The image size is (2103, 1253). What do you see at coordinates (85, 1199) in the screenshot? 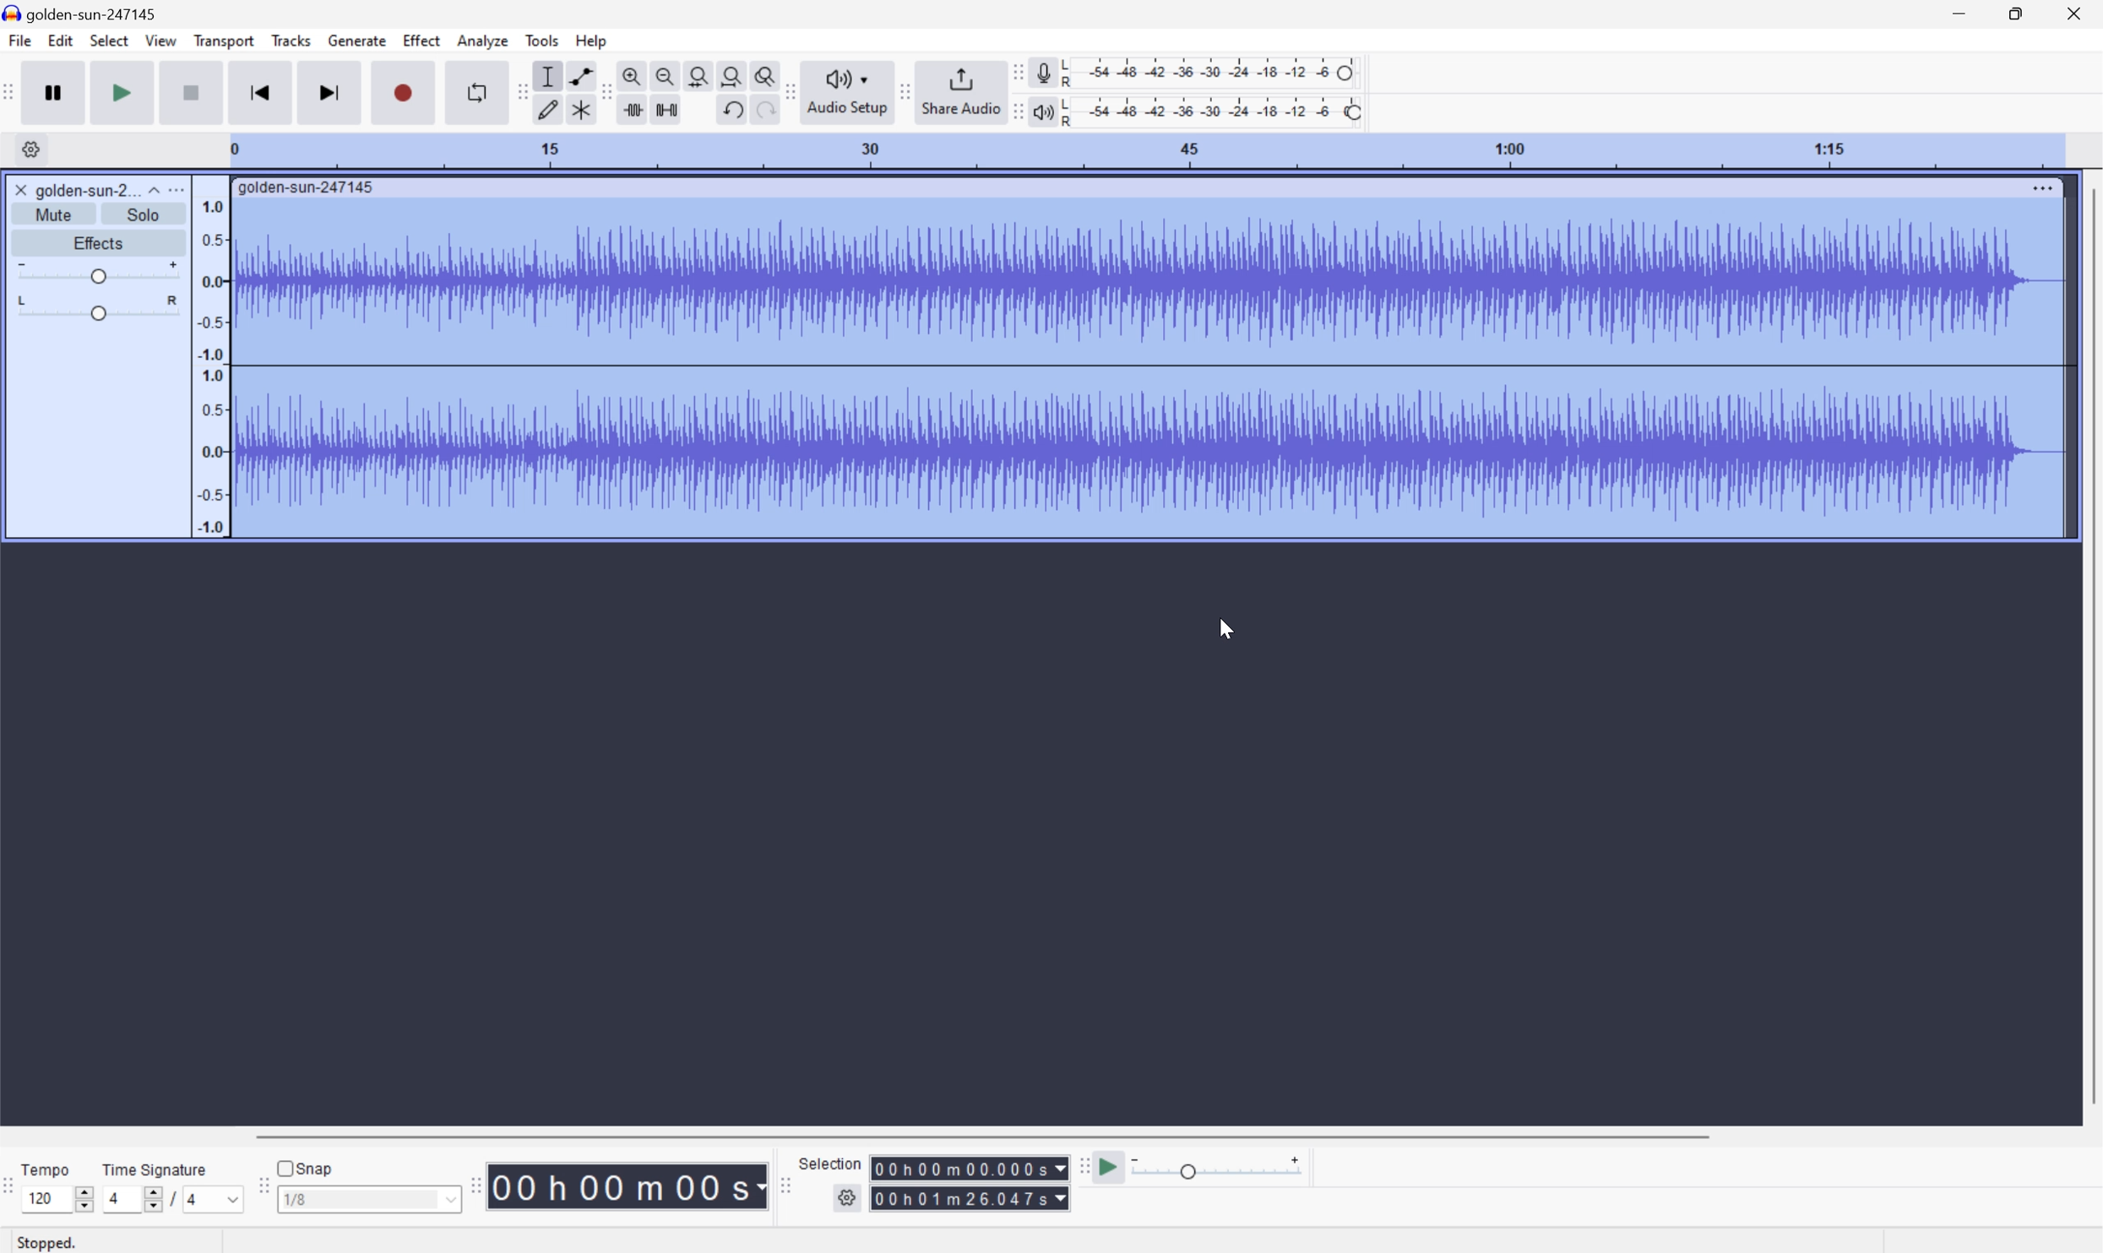
I see `Slider` at bounding box center [85, 1199].